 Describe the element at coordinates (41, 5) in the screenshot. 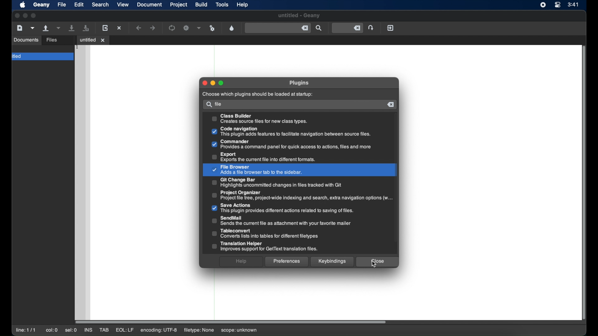

I see `geany` at that location.